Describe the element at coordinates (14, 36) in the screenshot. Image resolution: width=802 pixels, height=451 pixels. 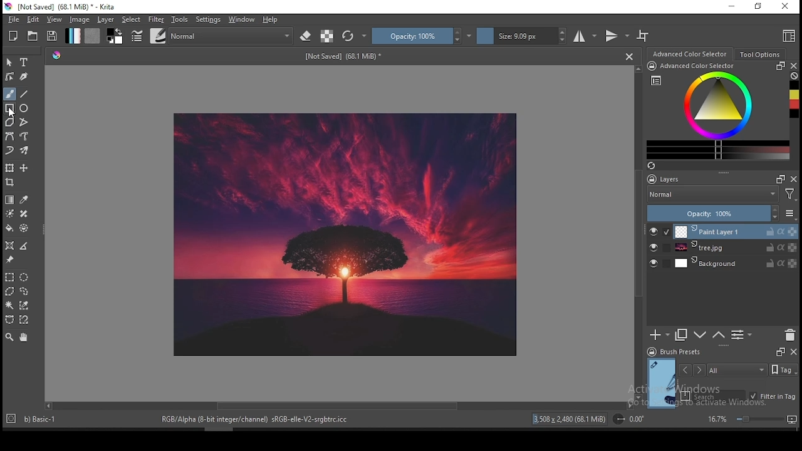
I see `new` at that location.